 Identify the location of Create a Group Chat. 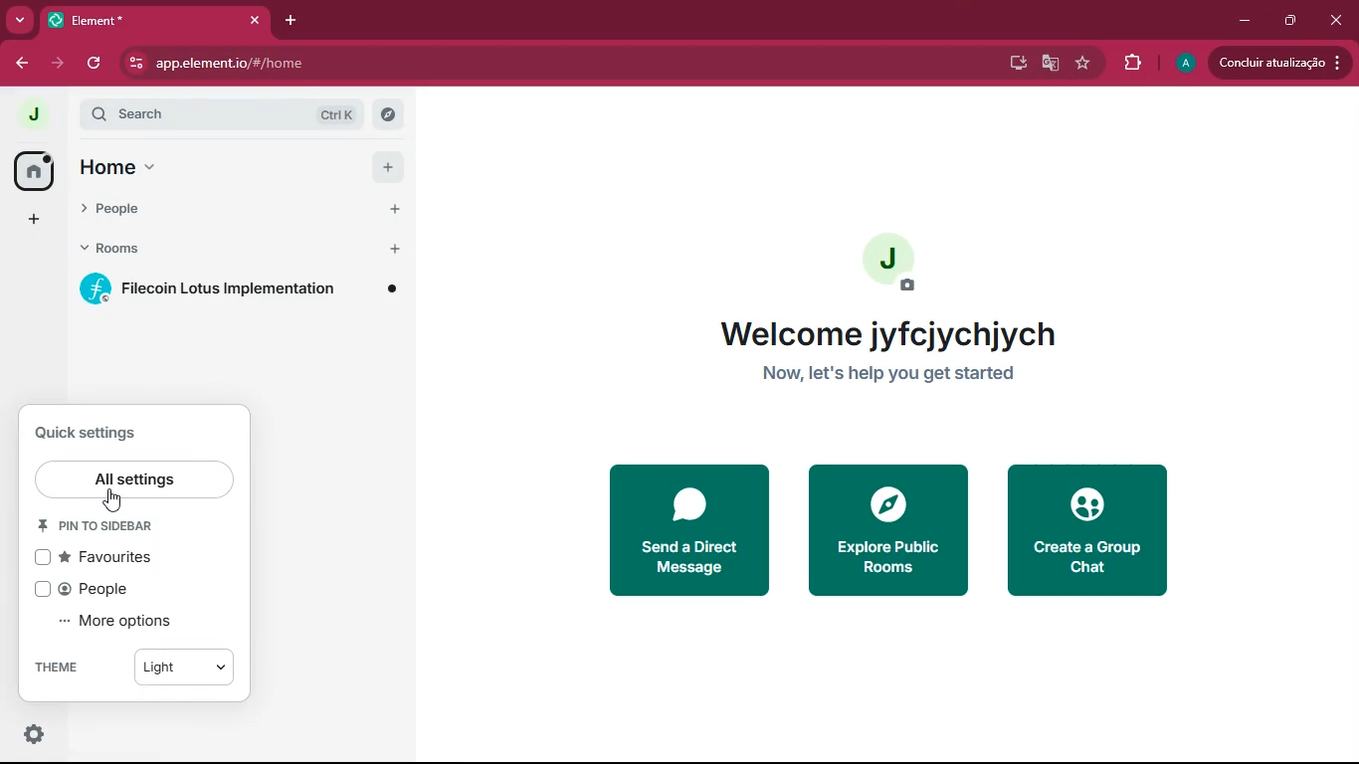
(1098, 529).